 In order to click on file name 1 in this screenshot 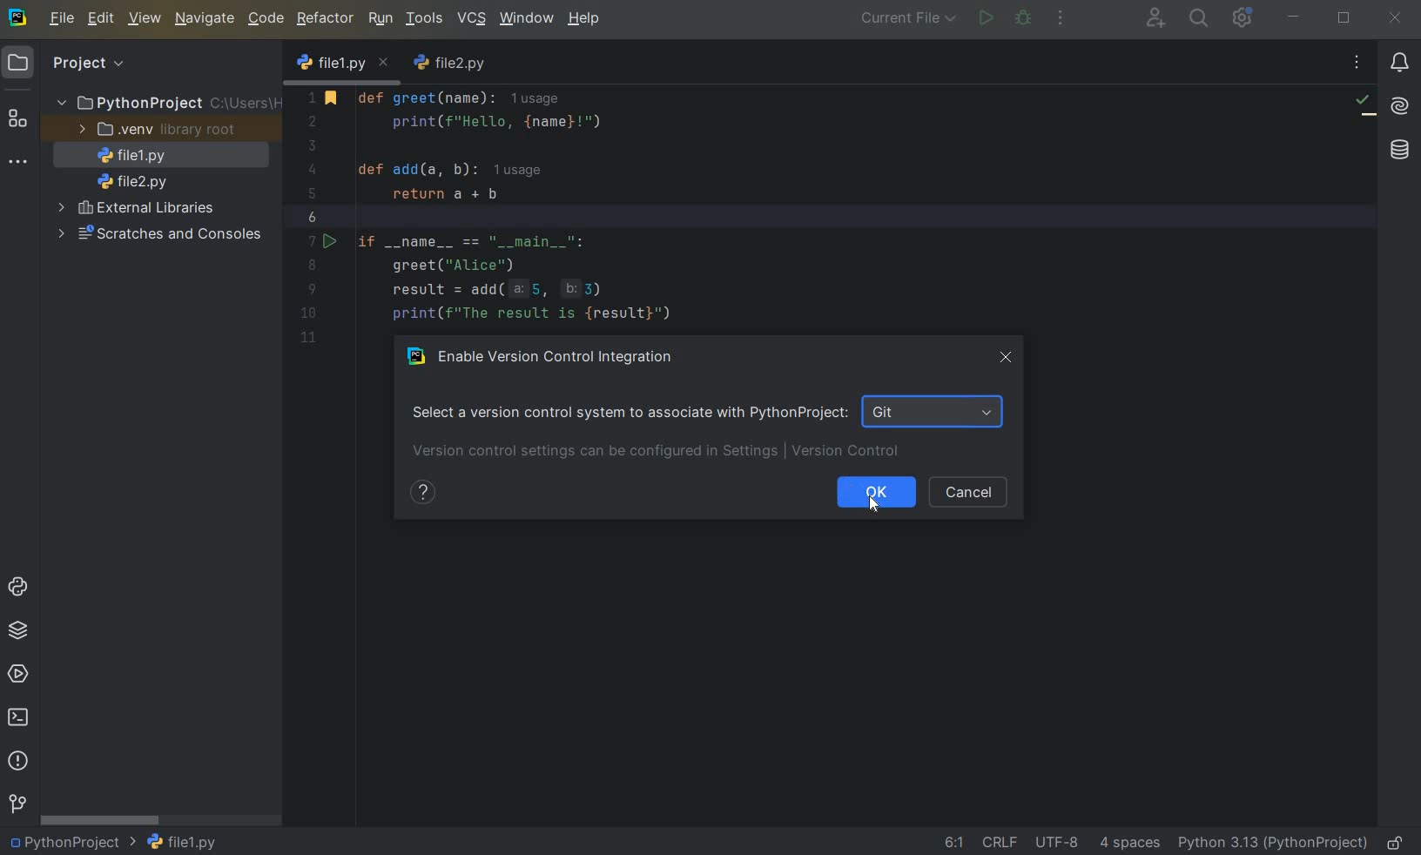, I will do `click(127, 156)`.